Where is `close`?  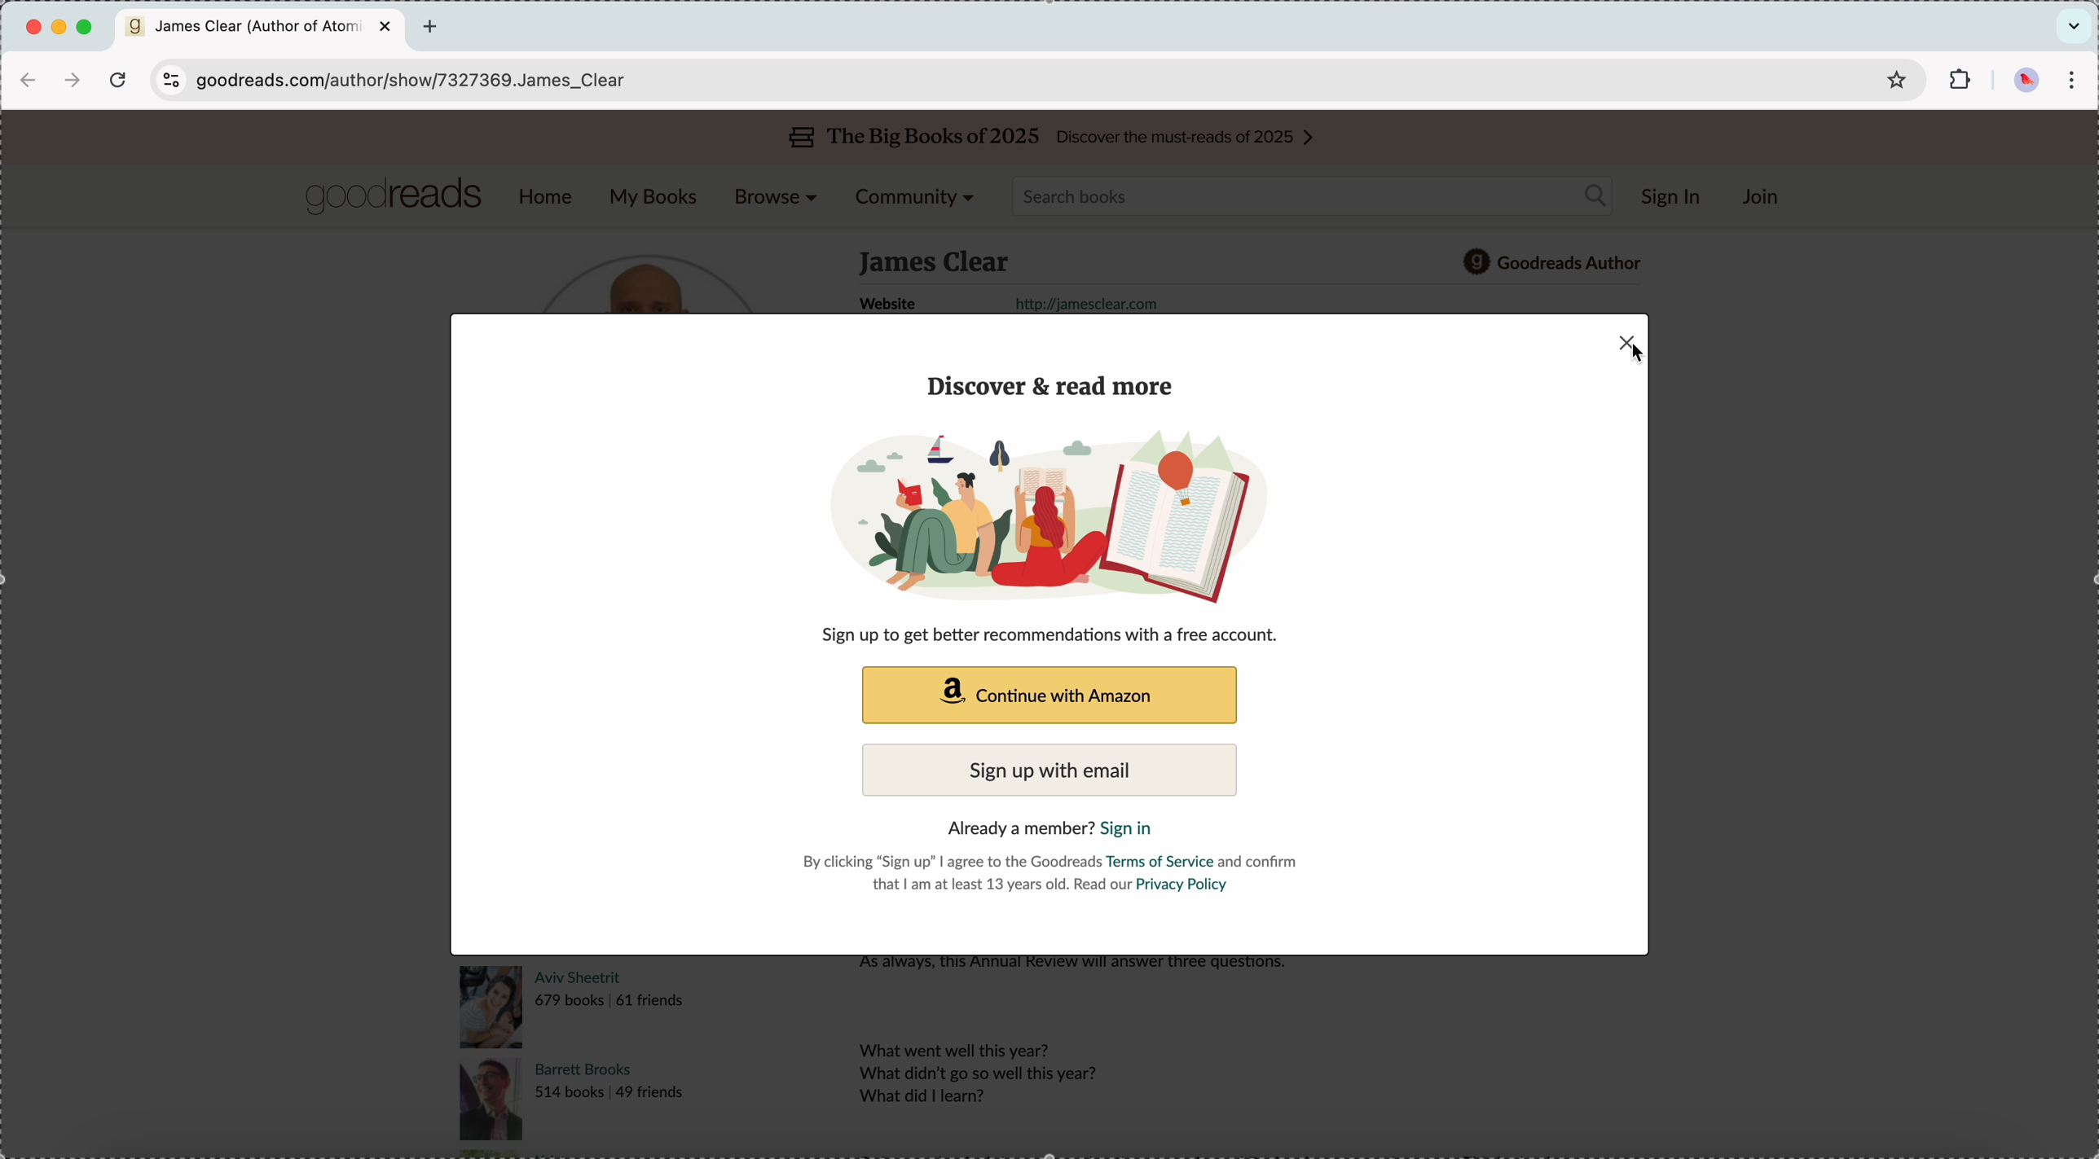 close is located at coordinates (1628, 346).